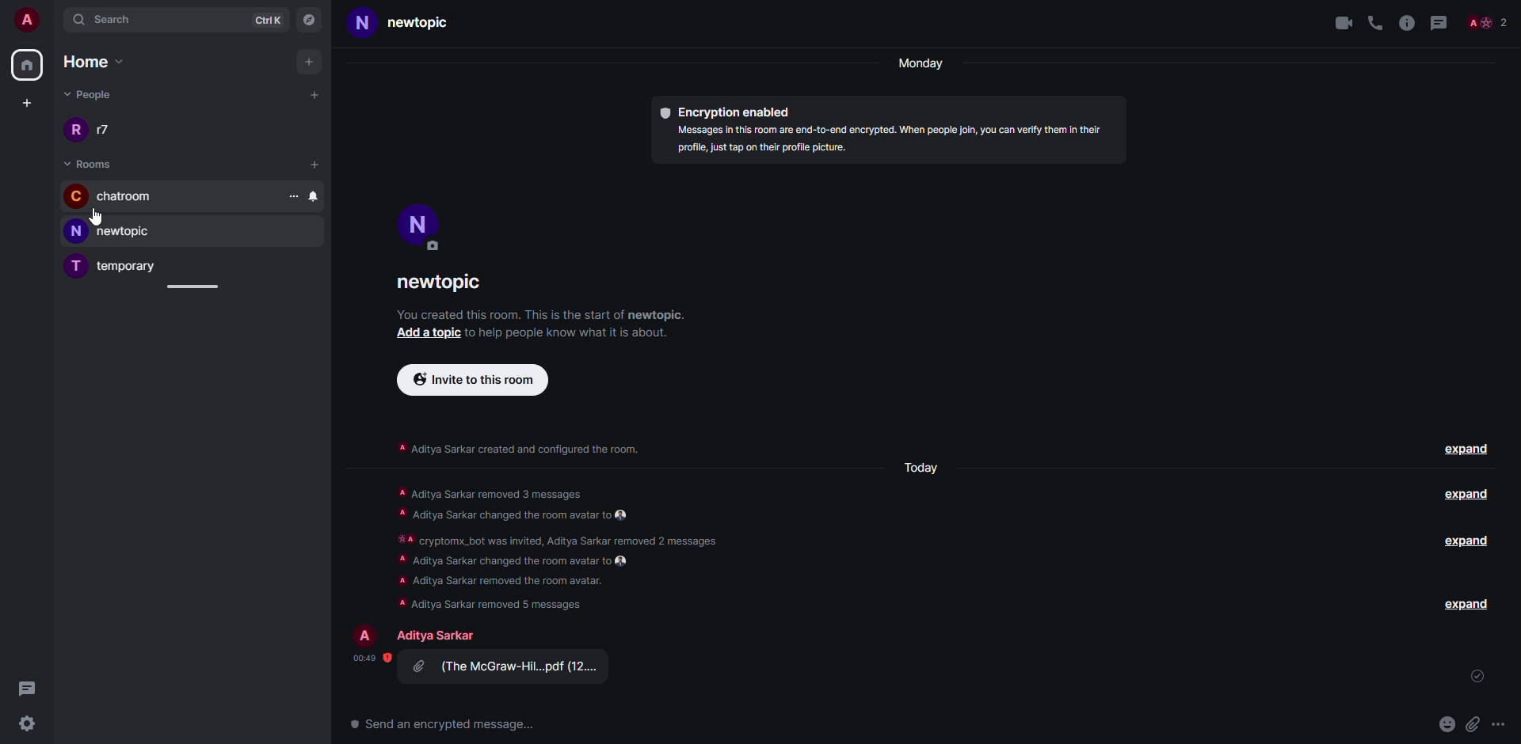 The image size is (1521, 744). Describe the element at coordinates (1466, 494) in the screenshot. I see `expand` at that location.